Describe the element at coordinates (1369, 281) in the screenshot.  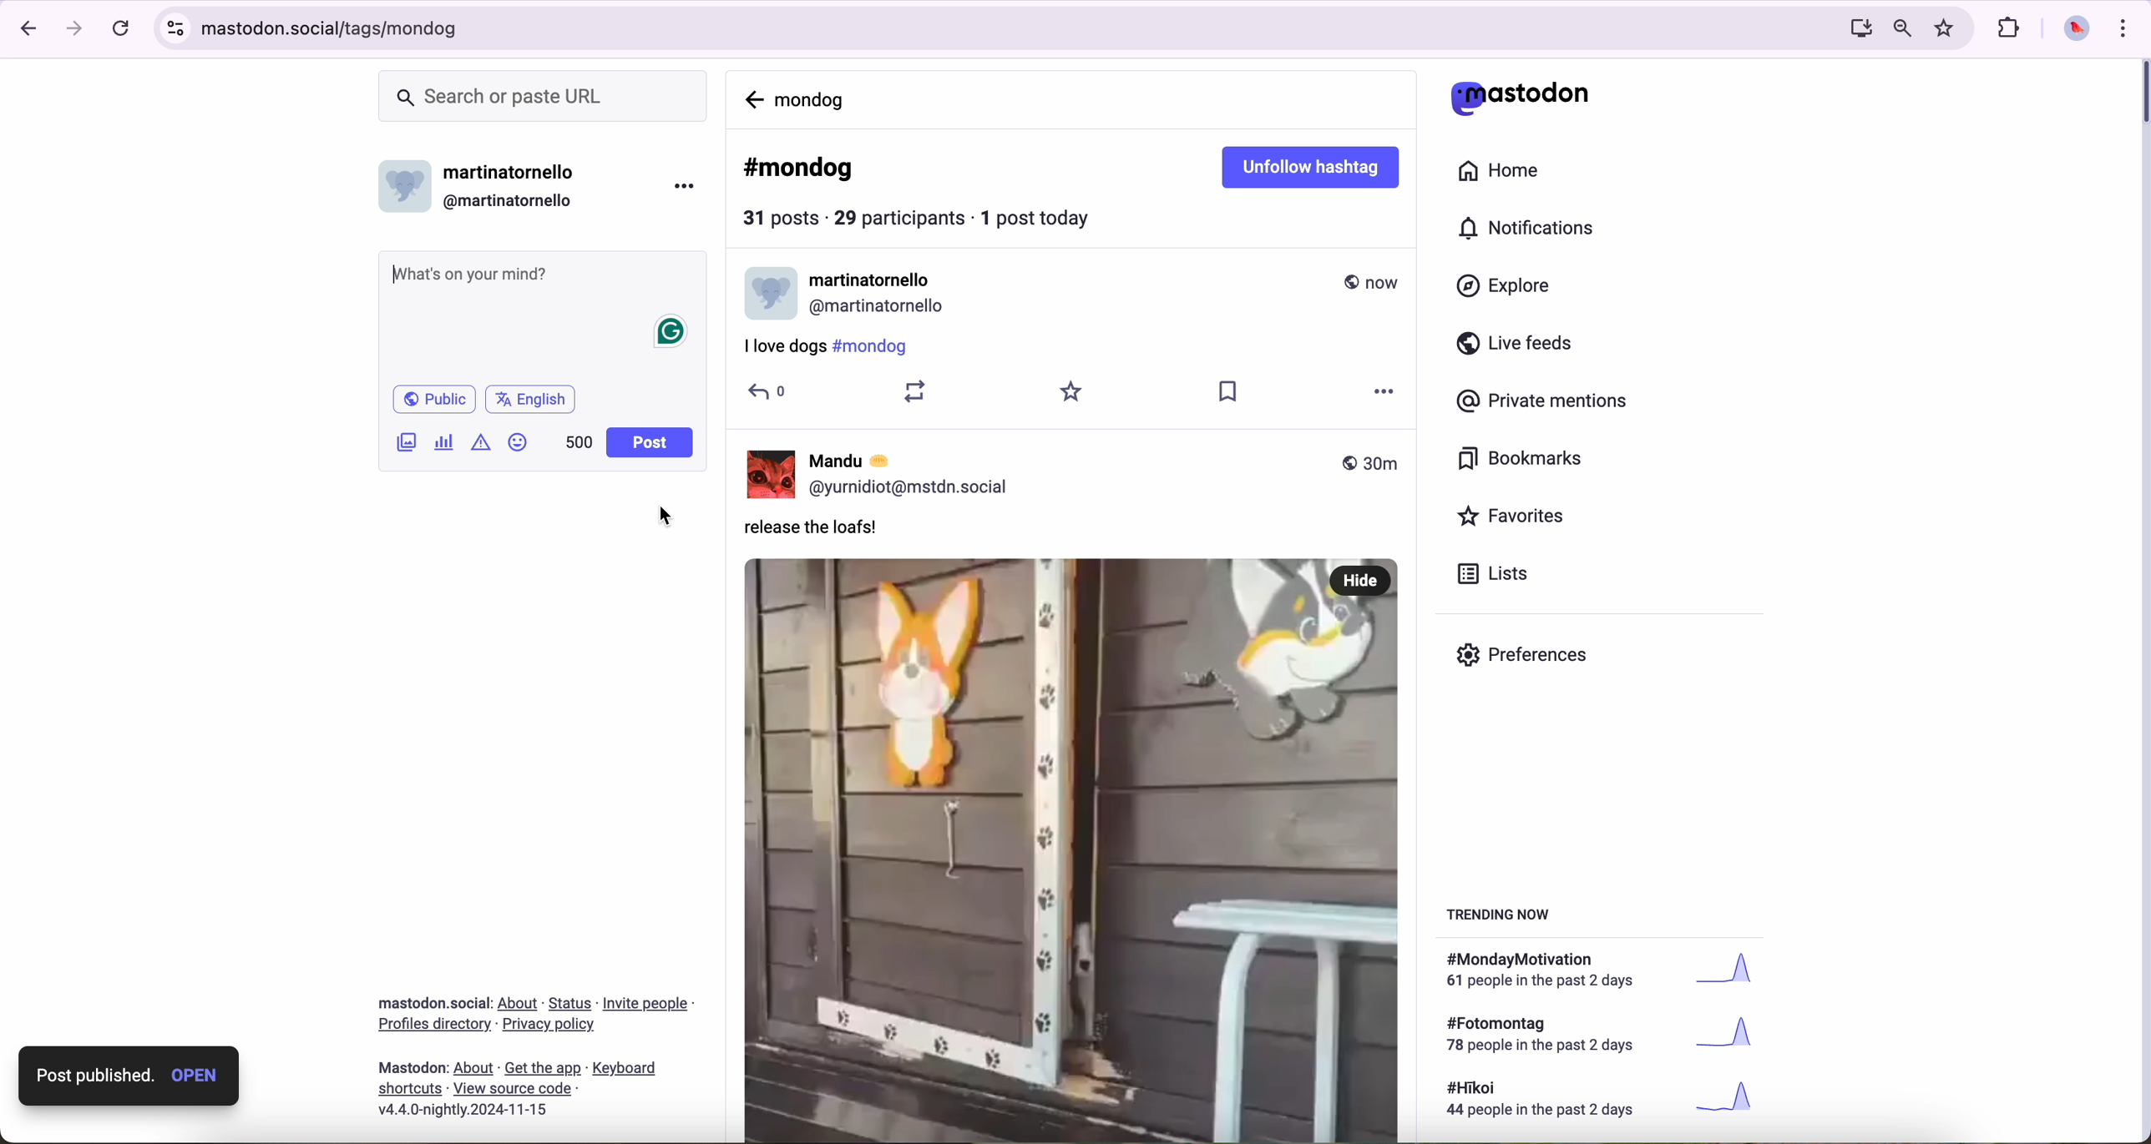
I see `published 30m ago` at that location.